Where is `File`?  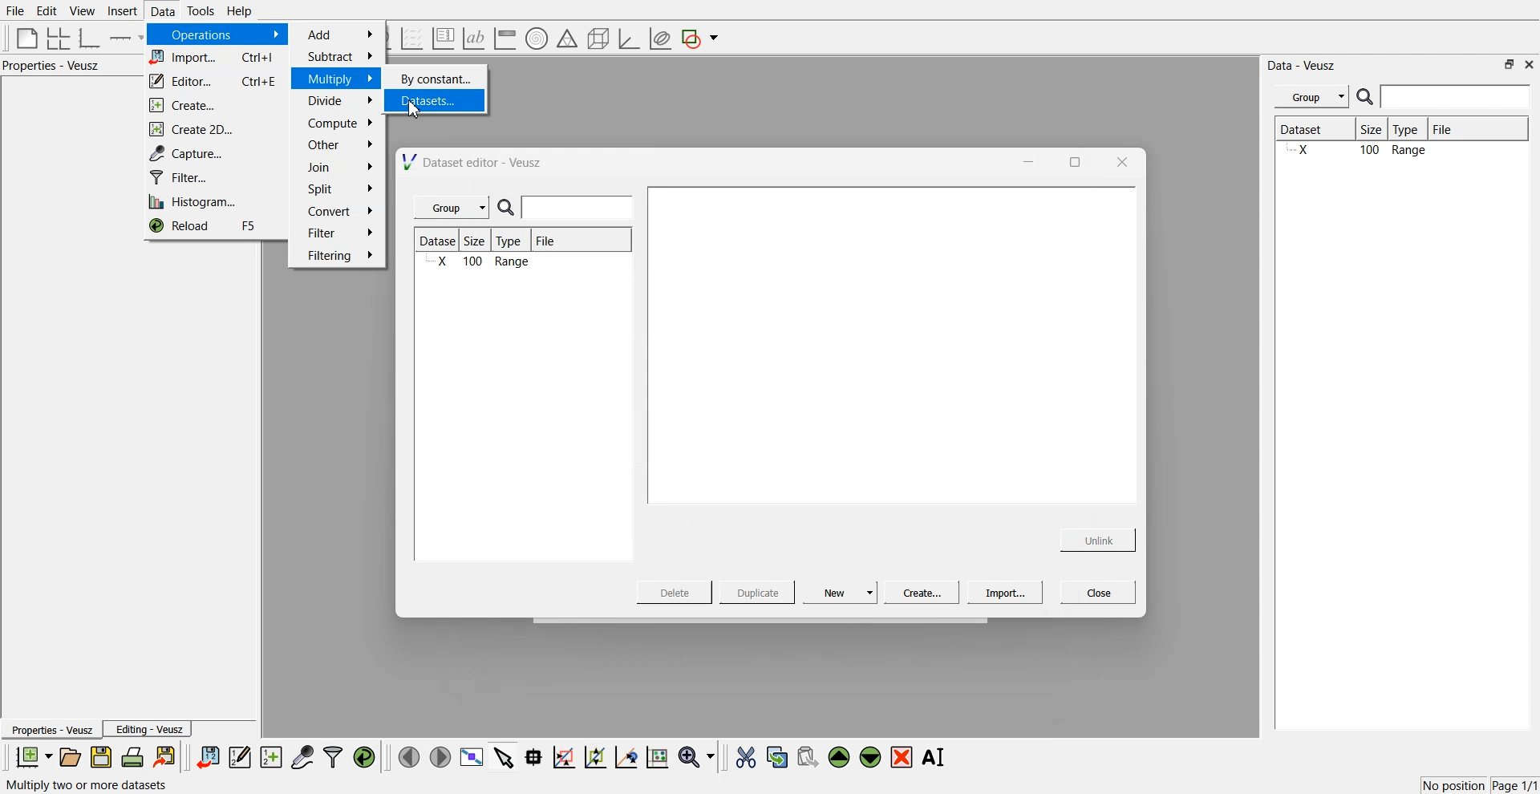
File is located at coordinates (1457, 129).